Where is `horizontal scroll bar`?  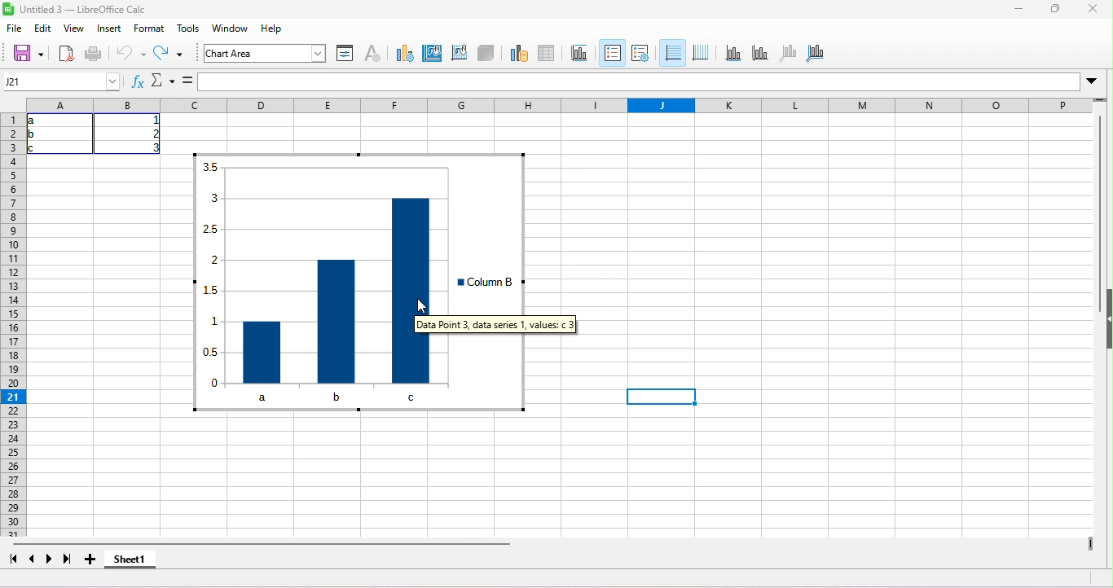
horizontal scroll bar is located at coordinates (268, 544).